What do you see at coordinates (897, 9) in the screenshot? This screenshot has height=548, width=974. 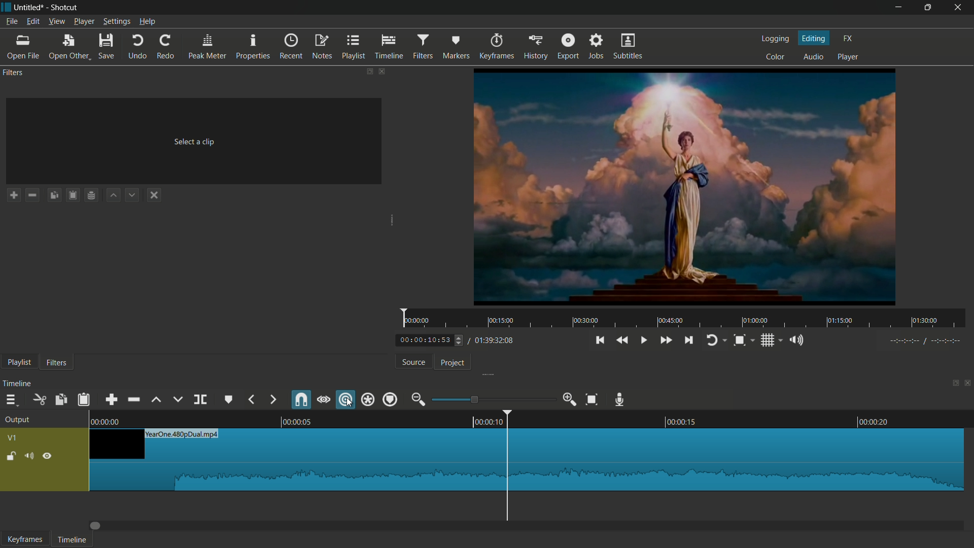 I see `minimize` at bounding box center [897, 9].